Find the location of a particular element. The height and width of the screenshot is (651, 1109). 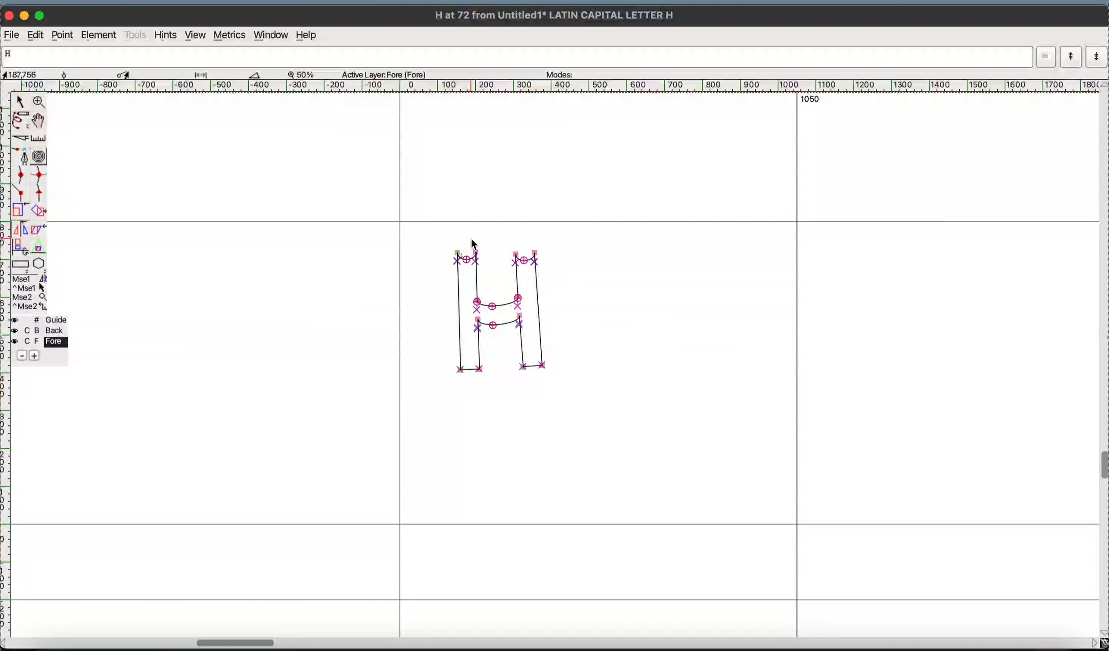

freehand is located at coordinates (21, 120).